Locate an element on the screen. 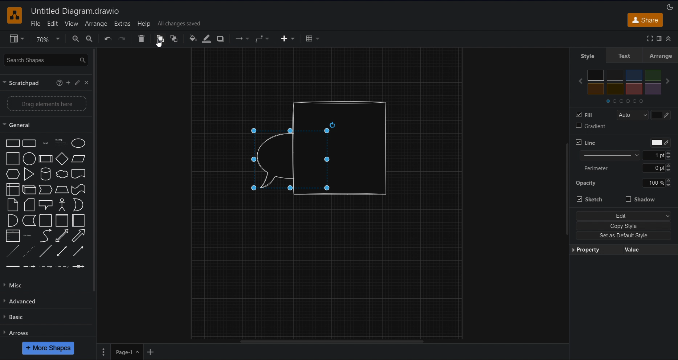 The width and height of the screenshot is (678, 360). Rounded rectangle is located at coordinates (29, 143).